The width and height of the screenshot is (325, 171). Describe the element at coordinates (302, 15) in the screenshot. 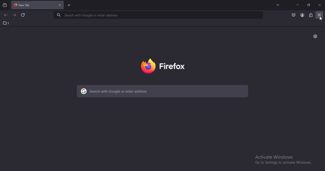

I see `account` at that location.